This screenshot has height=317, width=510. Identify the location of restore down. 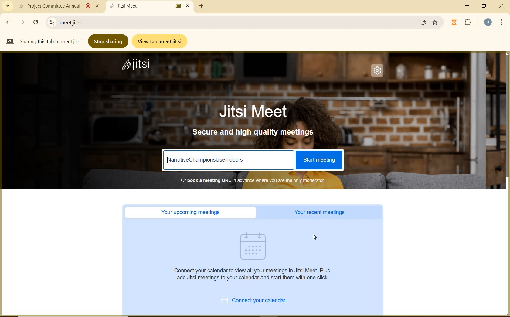
(484, 6).